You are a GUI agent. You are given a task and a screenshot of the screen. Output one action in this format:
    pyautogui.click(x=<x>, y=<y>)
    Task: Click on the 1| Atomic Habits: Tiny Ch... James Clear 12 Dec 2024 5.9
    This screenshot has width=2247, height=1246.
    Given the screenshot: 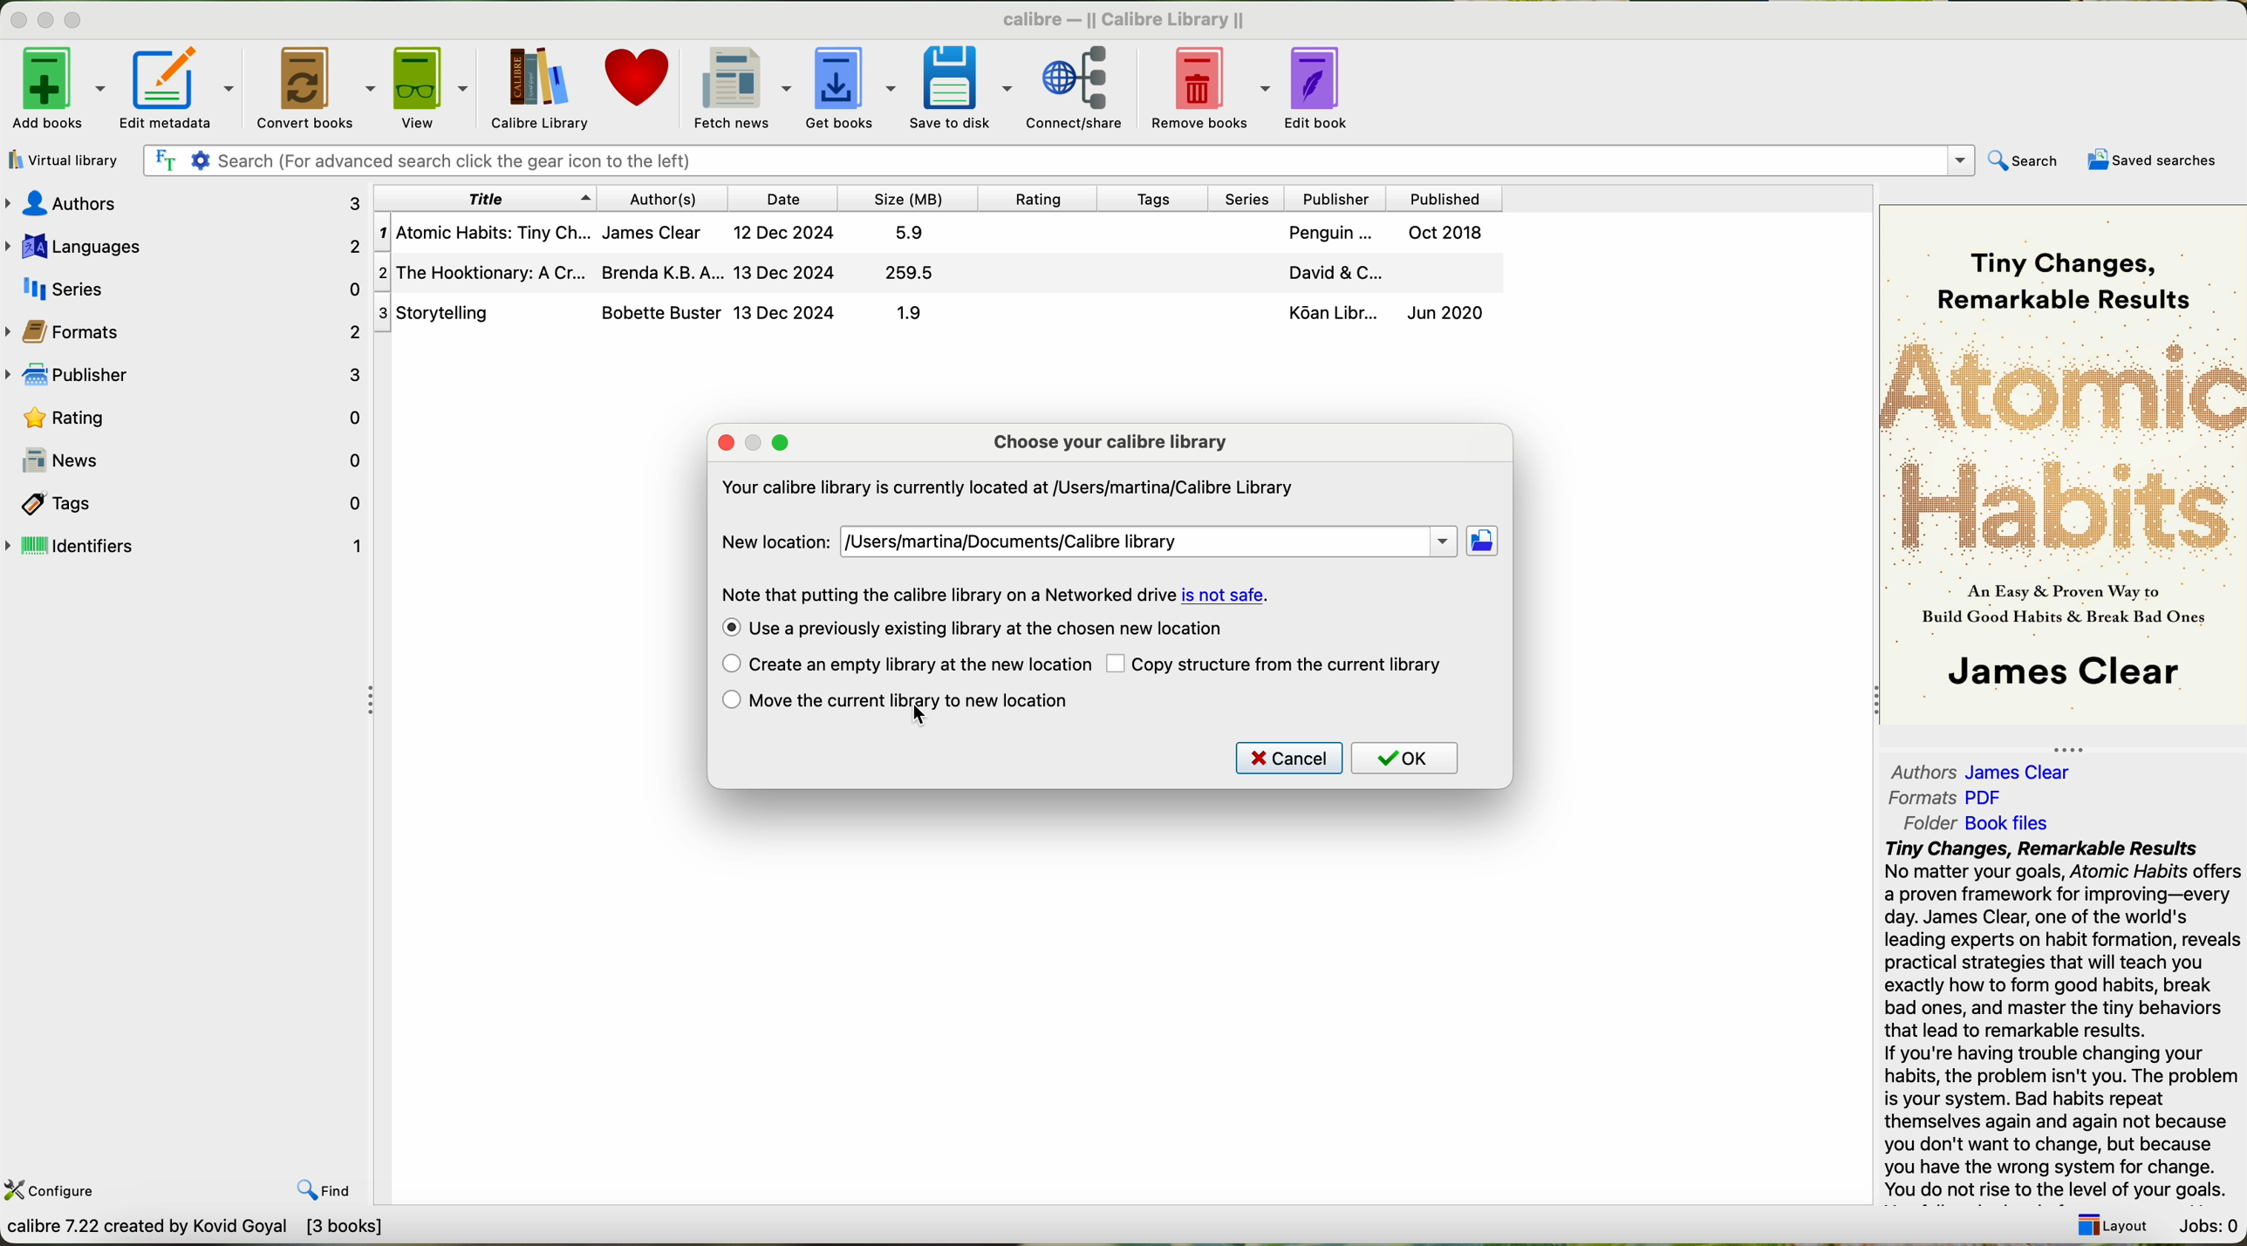 What is the action you would take?
    pyautogui.click(x=662, y=235)
    